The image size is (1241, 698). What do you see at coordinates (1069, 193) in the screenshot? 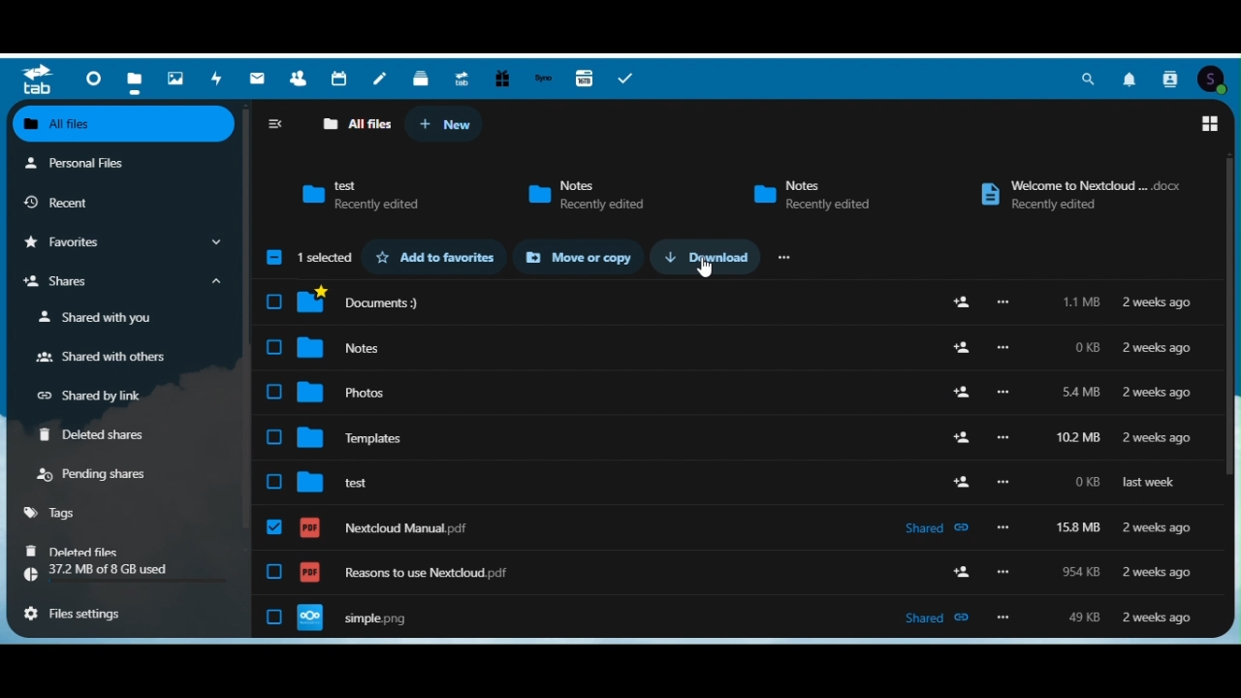
I see `Welcome to Nextcloud...docx Recently edited.` at bounding box center [1069, 193].